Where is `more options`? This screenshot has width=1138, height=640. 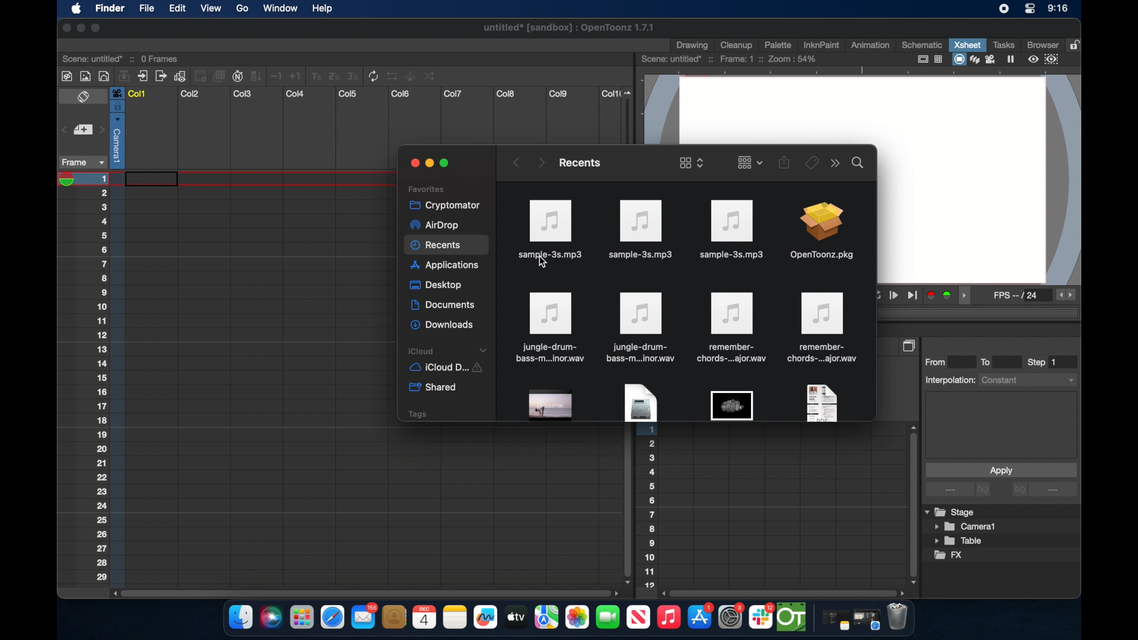 more options is located at coordinates (835, 164).